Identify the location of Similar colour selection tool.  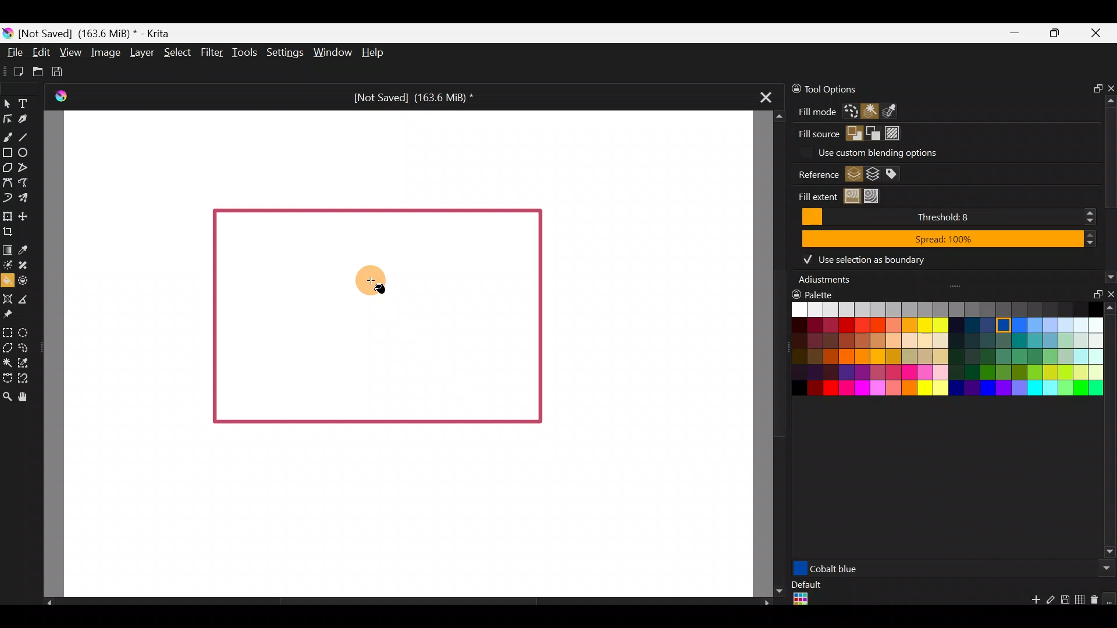
(32, 362).